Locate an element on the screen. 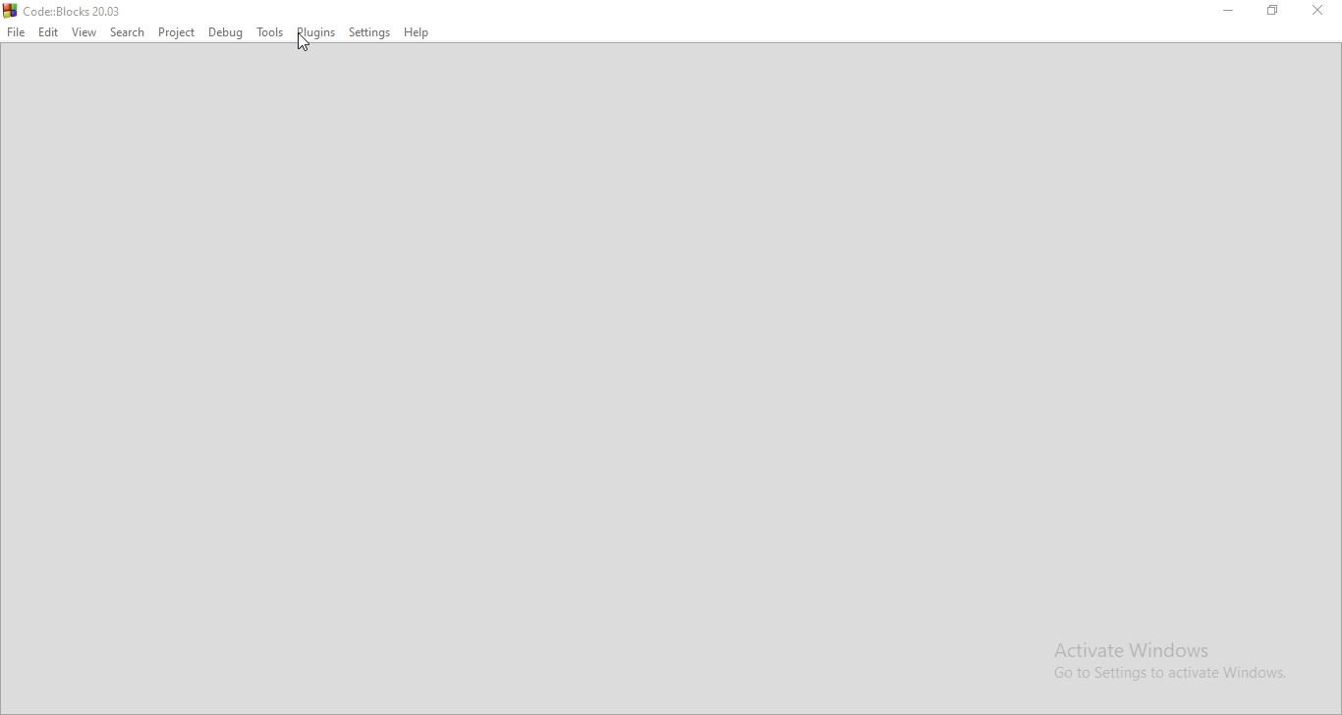  Activate Windows is located at coordinates (1161, 647).